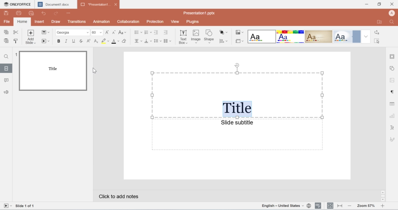  I want to click on paragraph settings, so click(391, 92).